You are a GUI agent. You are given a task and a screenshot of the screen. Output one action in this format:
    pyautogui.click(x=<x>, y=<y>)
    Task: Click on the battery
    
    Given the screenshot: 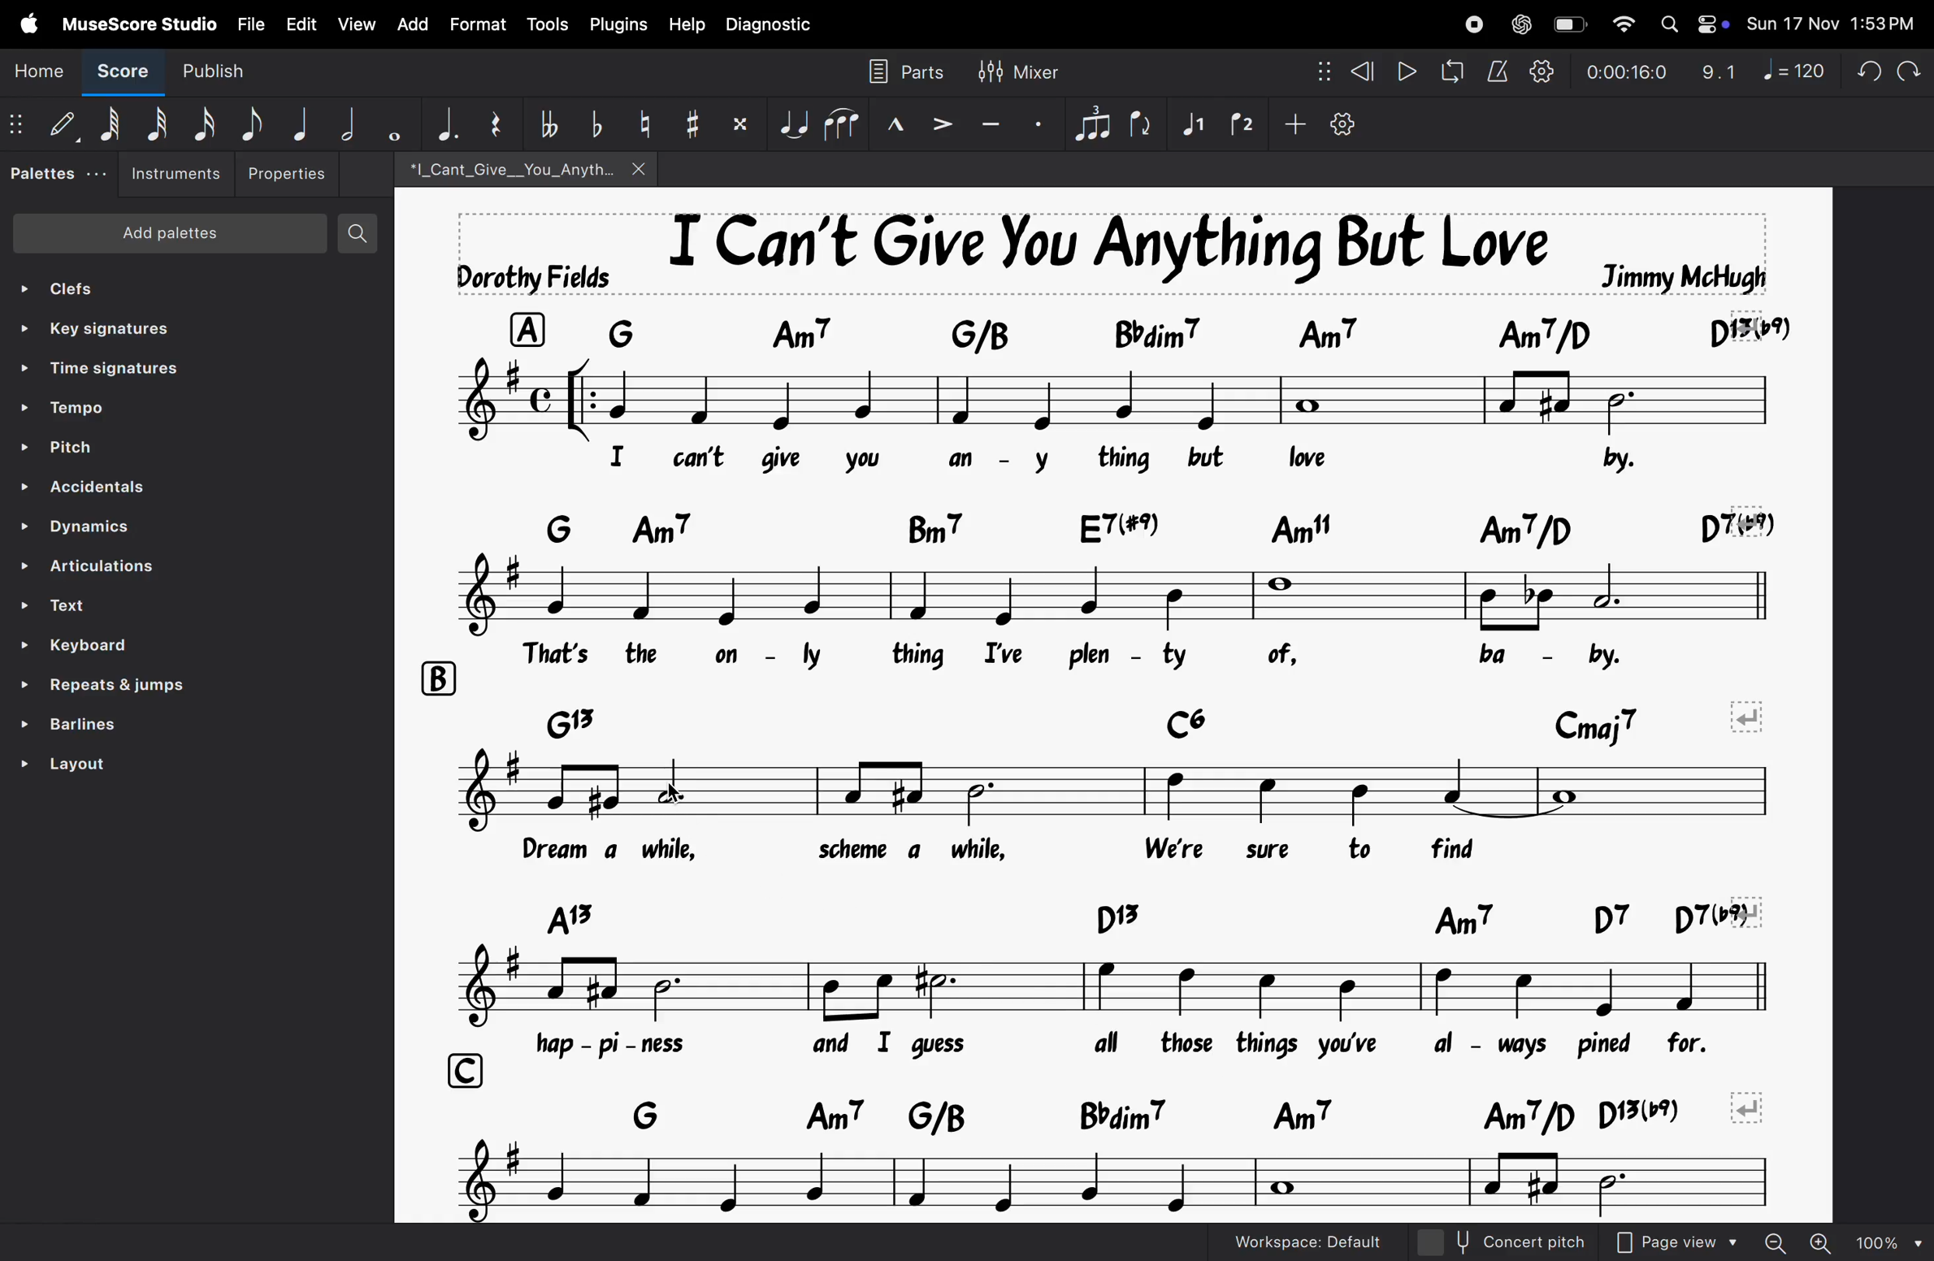 What is the action you would take?
    pyautogui.click(x=1573, y=24)
    